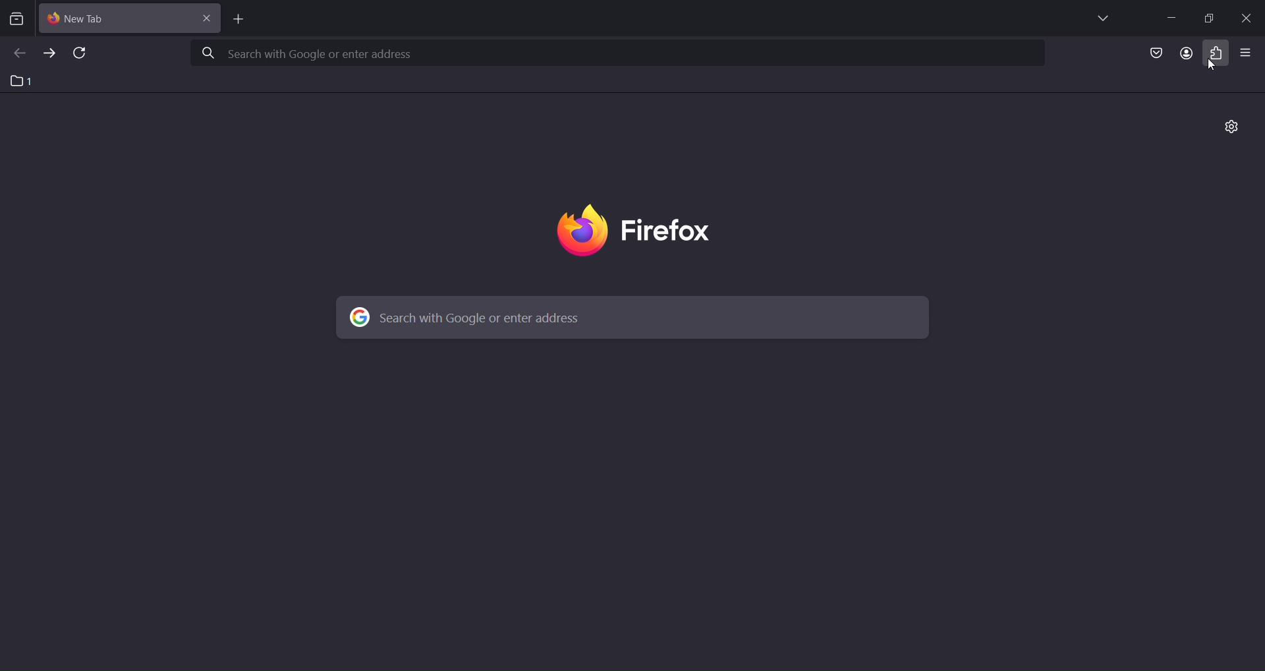 Image resolution: width=1265 pixels, height=671 pixels. Describe the element at coordinates (1247, 16) in the screenshot. I see `close` at that location.